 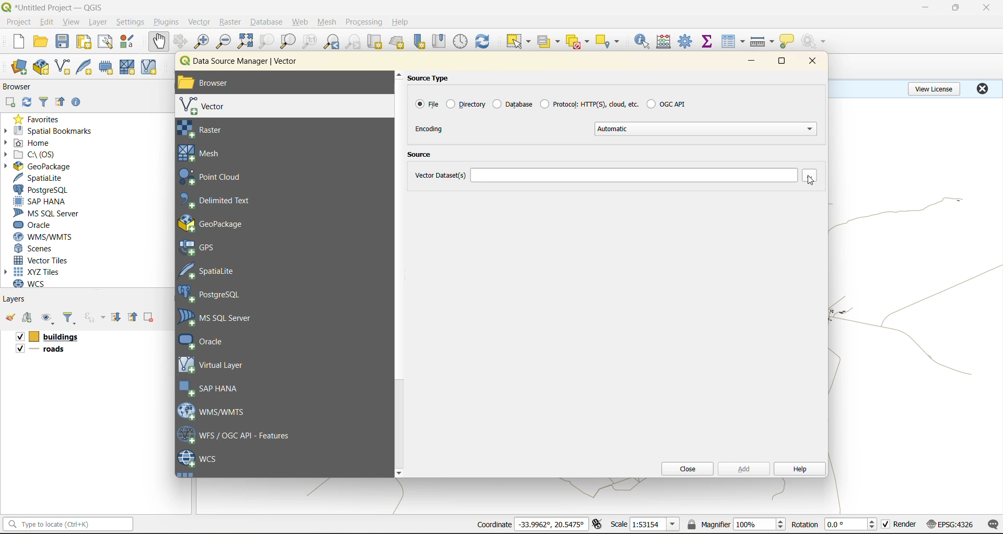 I want to click on view, so click(x=72, y=23).